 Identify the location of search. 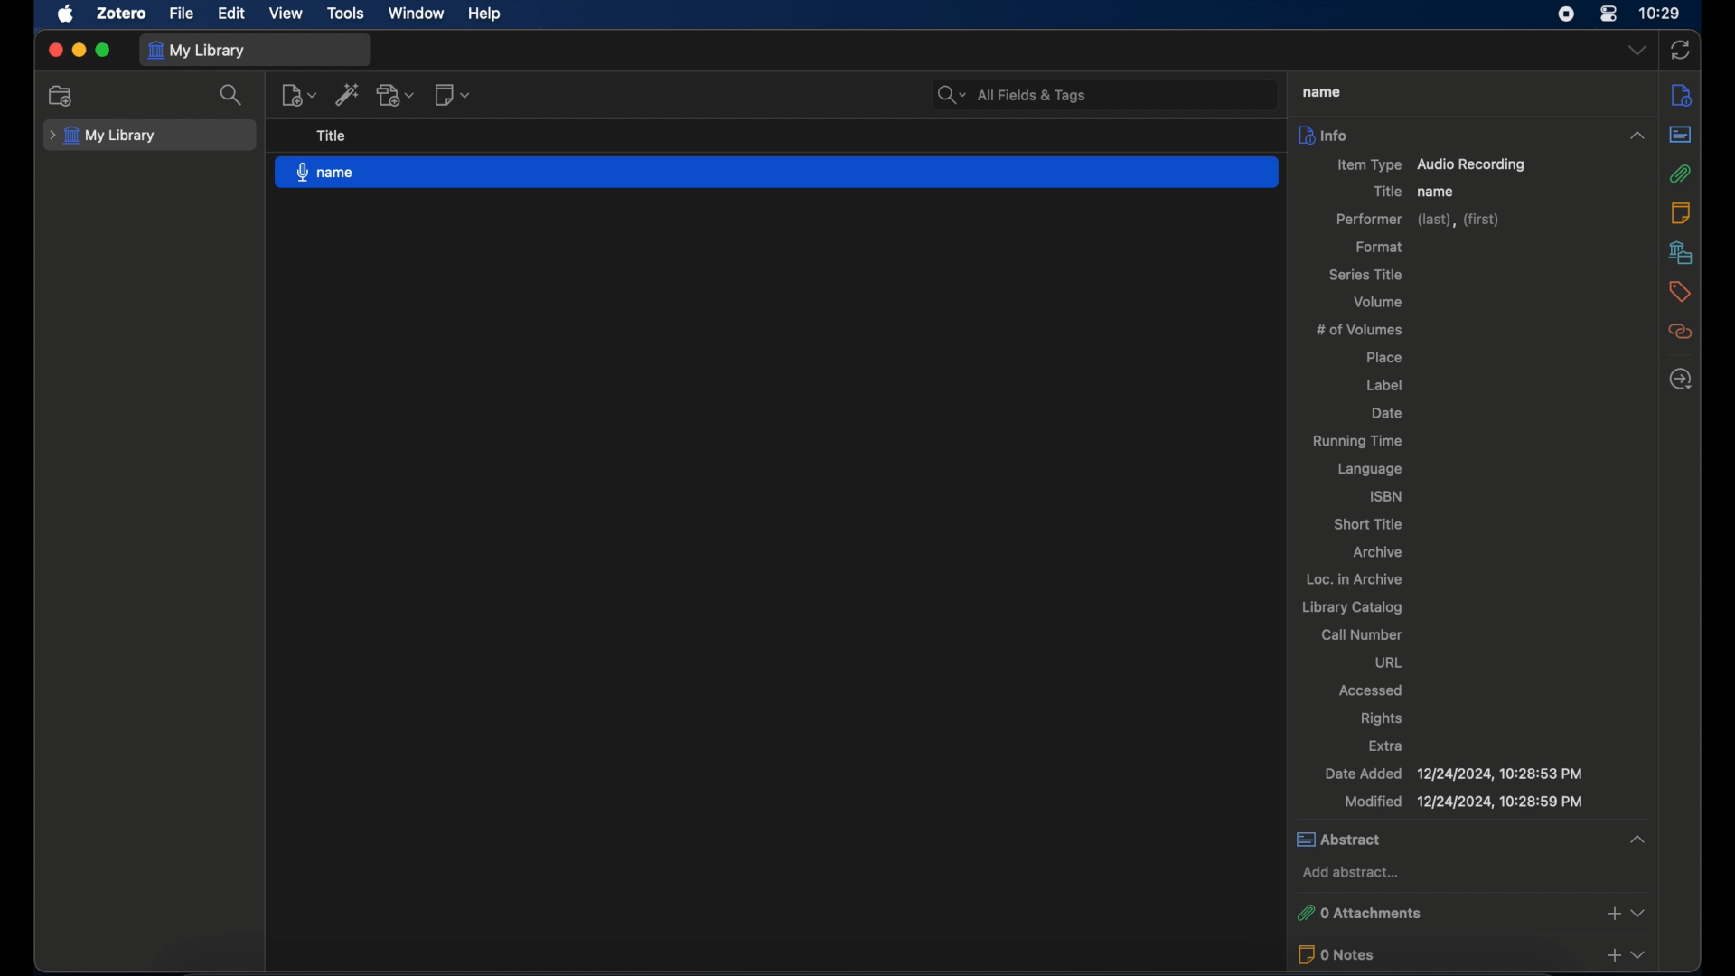
(231, 94).